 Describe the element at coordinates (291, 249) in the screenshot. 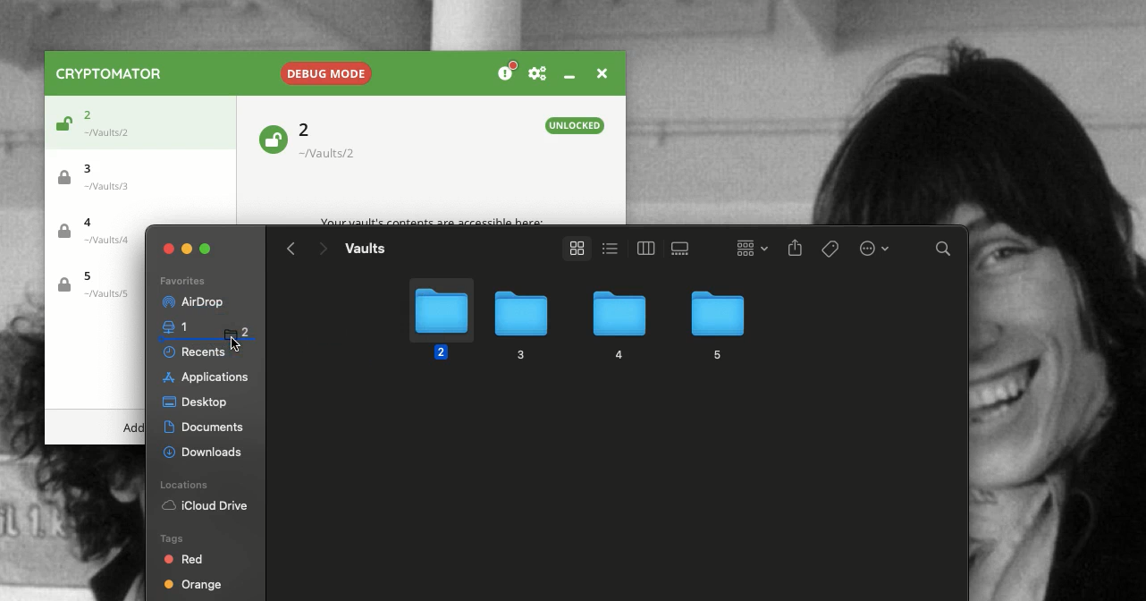

I see `Back` at that location.